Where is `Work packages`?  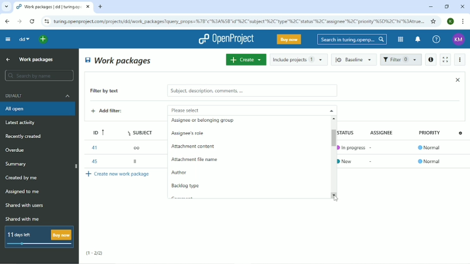
Work packages is located at coordinates (37, 59).